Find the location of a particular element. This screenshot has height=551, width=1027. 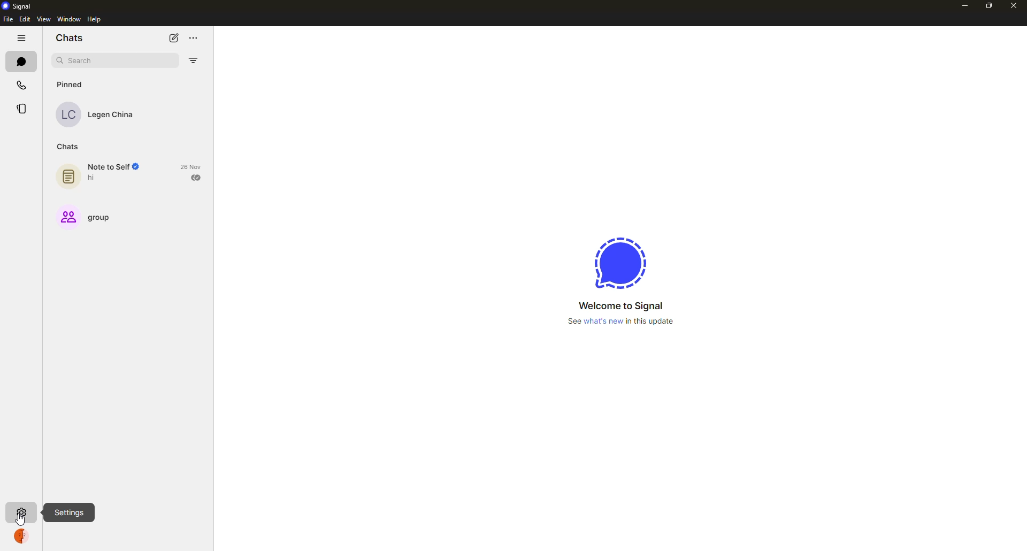

search is located at coordinates (81, 60).